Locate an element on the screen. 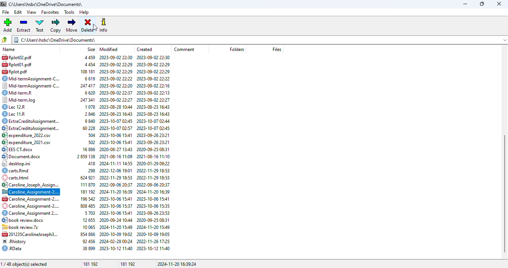  2004-11-20 15:49 is located at coordinates (153, 227).